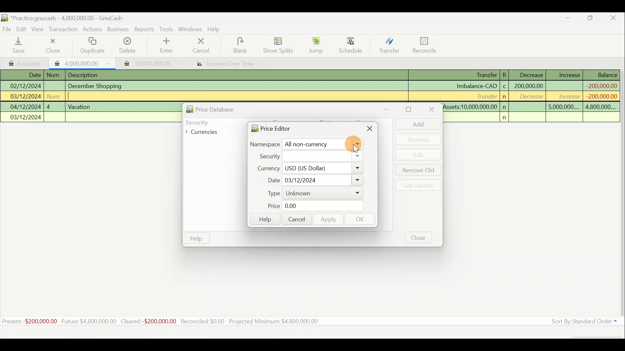 Image resolution: width=625 pixels, height=351 pixels. Describe the element at coordinates (306, 156) in the screenshot. I see `Security` at that location.